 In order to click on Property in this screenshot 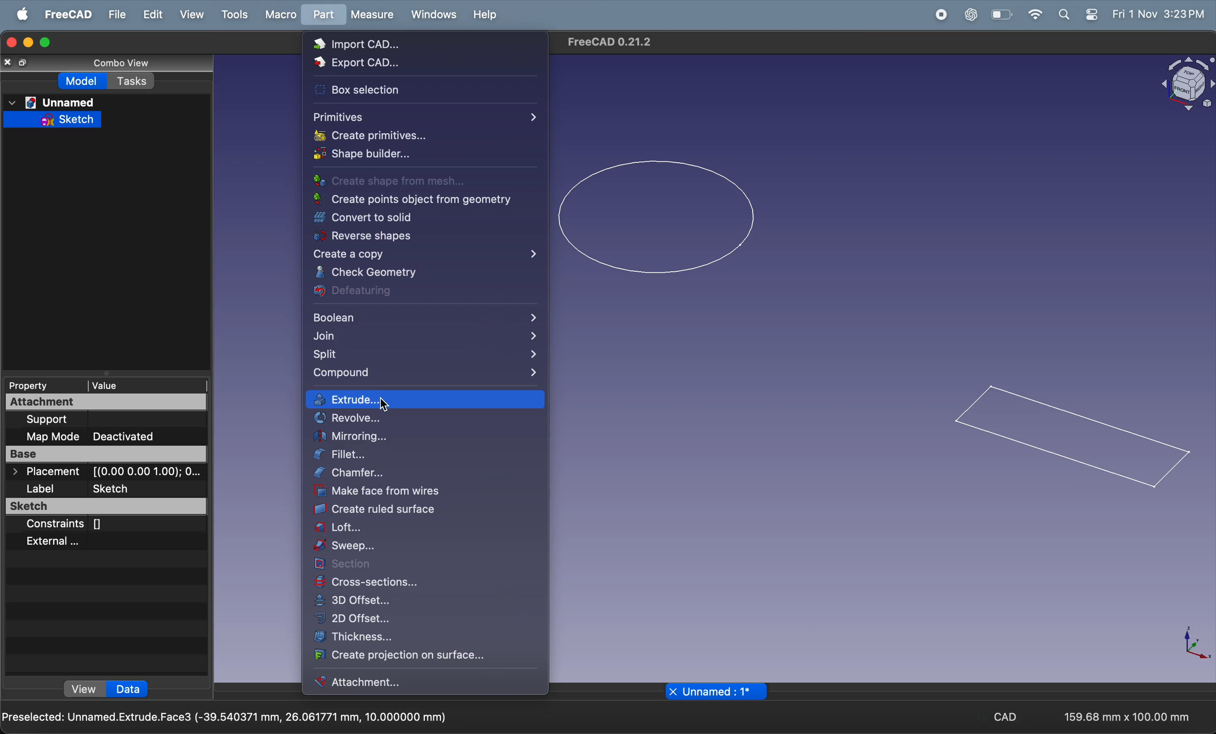, I will do `click(34, 385)`.